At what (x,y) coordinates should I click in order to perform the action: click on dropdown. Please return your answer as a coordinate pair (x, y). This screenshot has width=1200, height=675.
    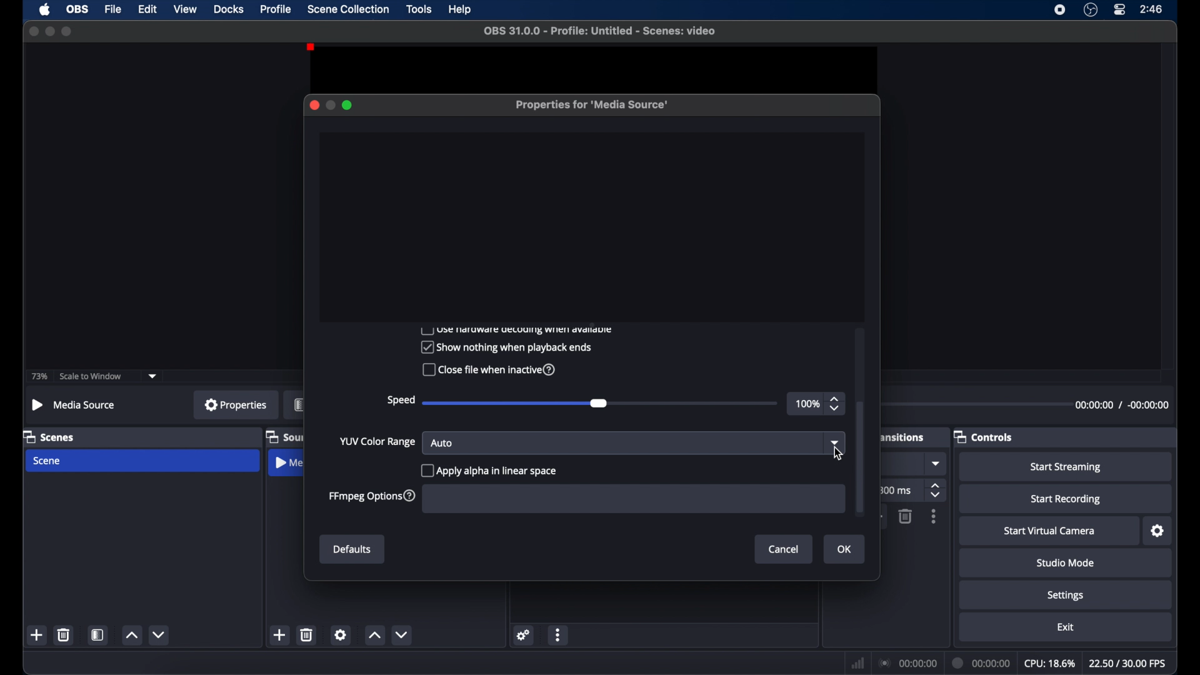
    Looking at the image, I should click on (153, 375).